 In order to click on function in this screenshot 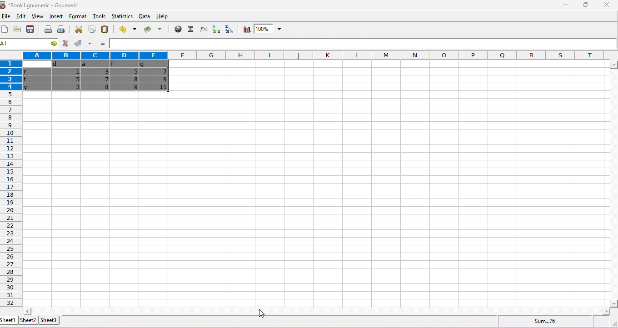, I will do `click(189, 29)`.